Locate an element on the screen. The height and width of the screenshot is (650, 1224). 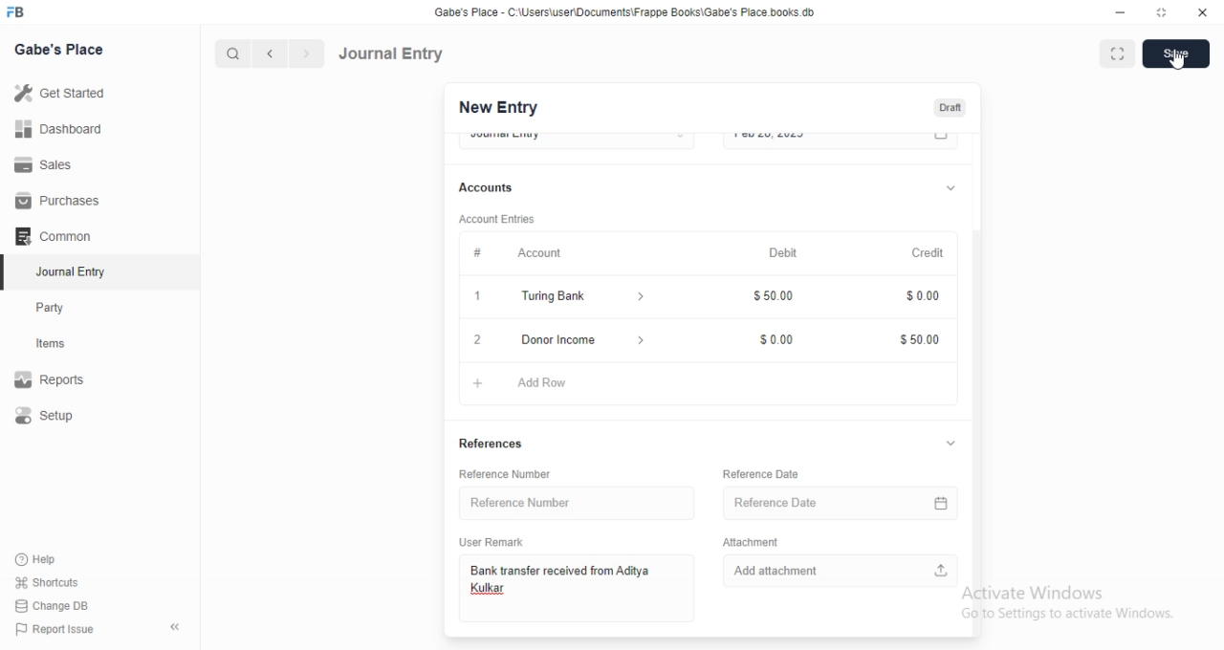
‘Help is located at coordinates (58, 559).